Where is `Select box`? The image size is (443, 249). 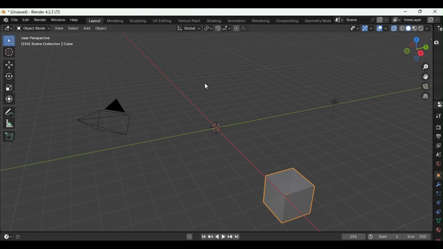
Select box is located at coordinates (9, 41).